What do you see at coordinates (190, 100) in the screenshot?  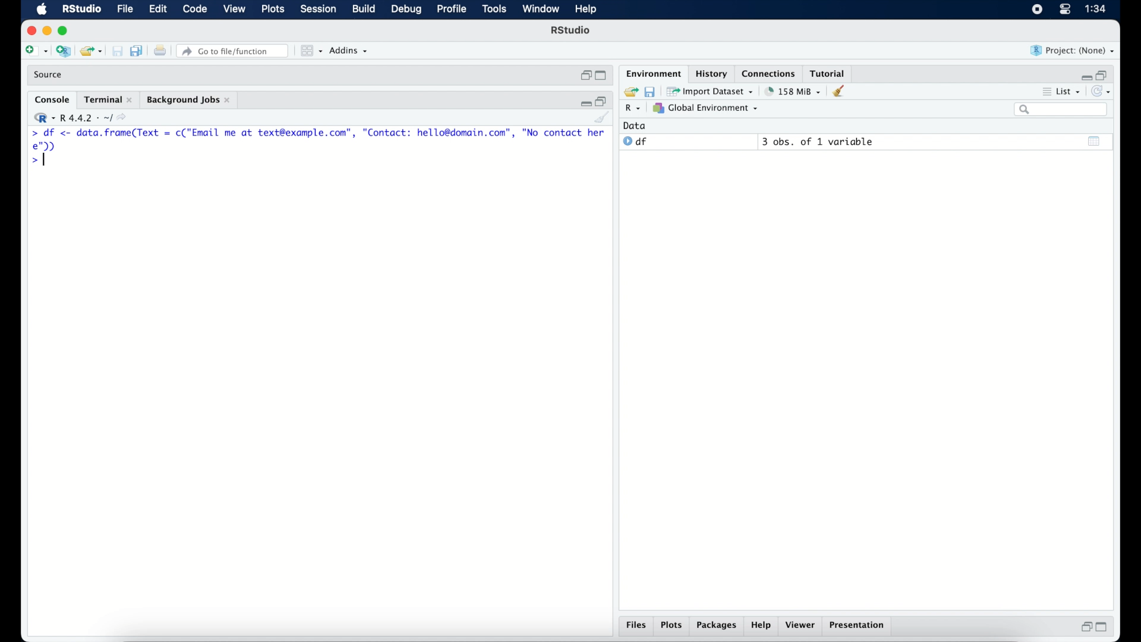 I see `background jobs` at bounding box center [190, 100].